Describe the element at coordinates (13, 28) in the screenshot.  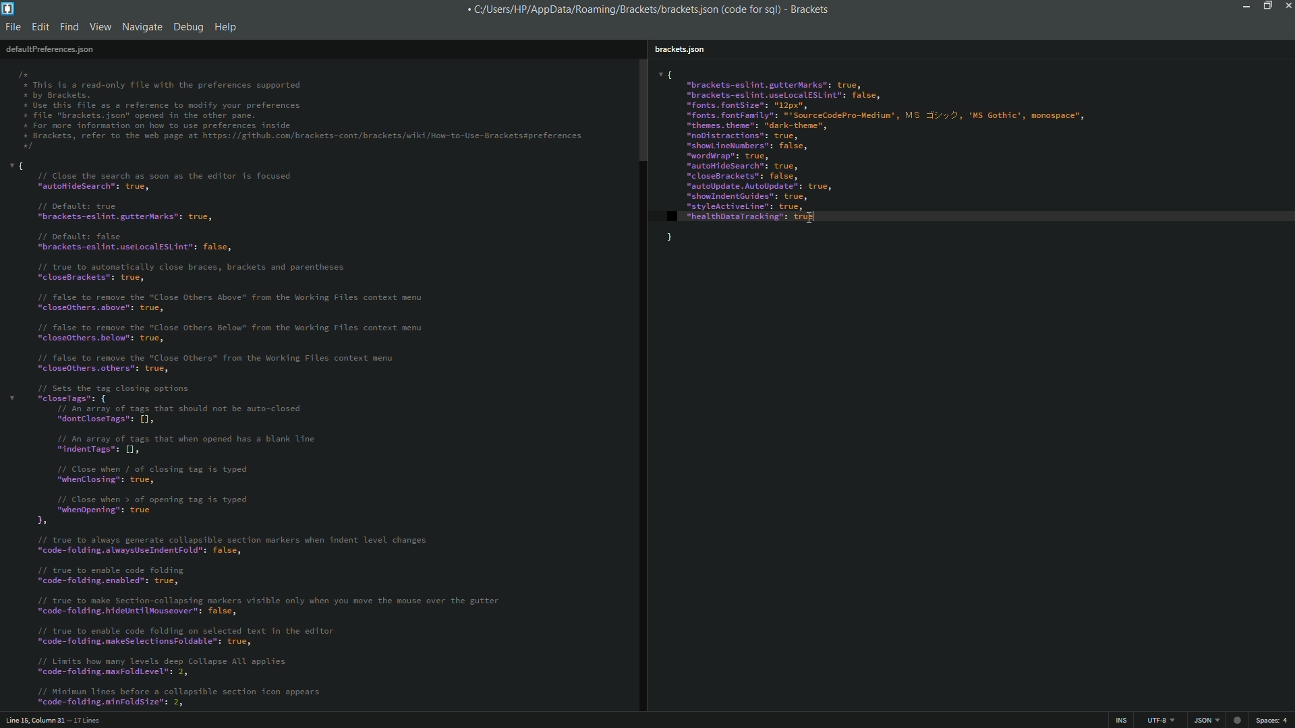
I see `File menu` at that location.